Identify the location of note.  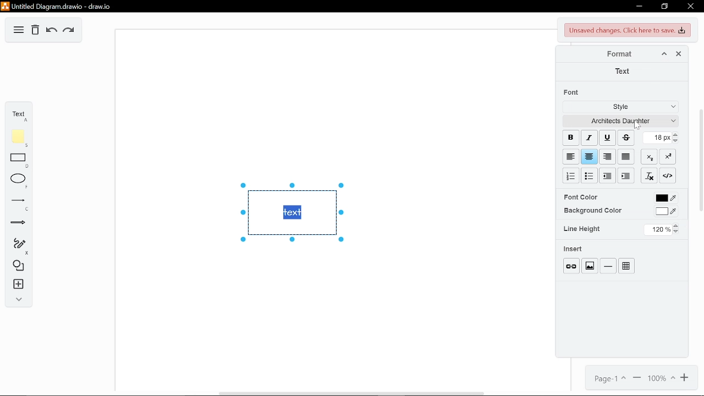
(16, 138).